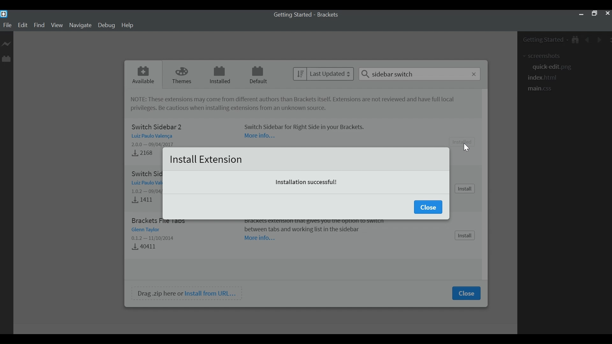  Describe the element at coordinates (155, 136) in the screenshot. I see `Author` at that location.